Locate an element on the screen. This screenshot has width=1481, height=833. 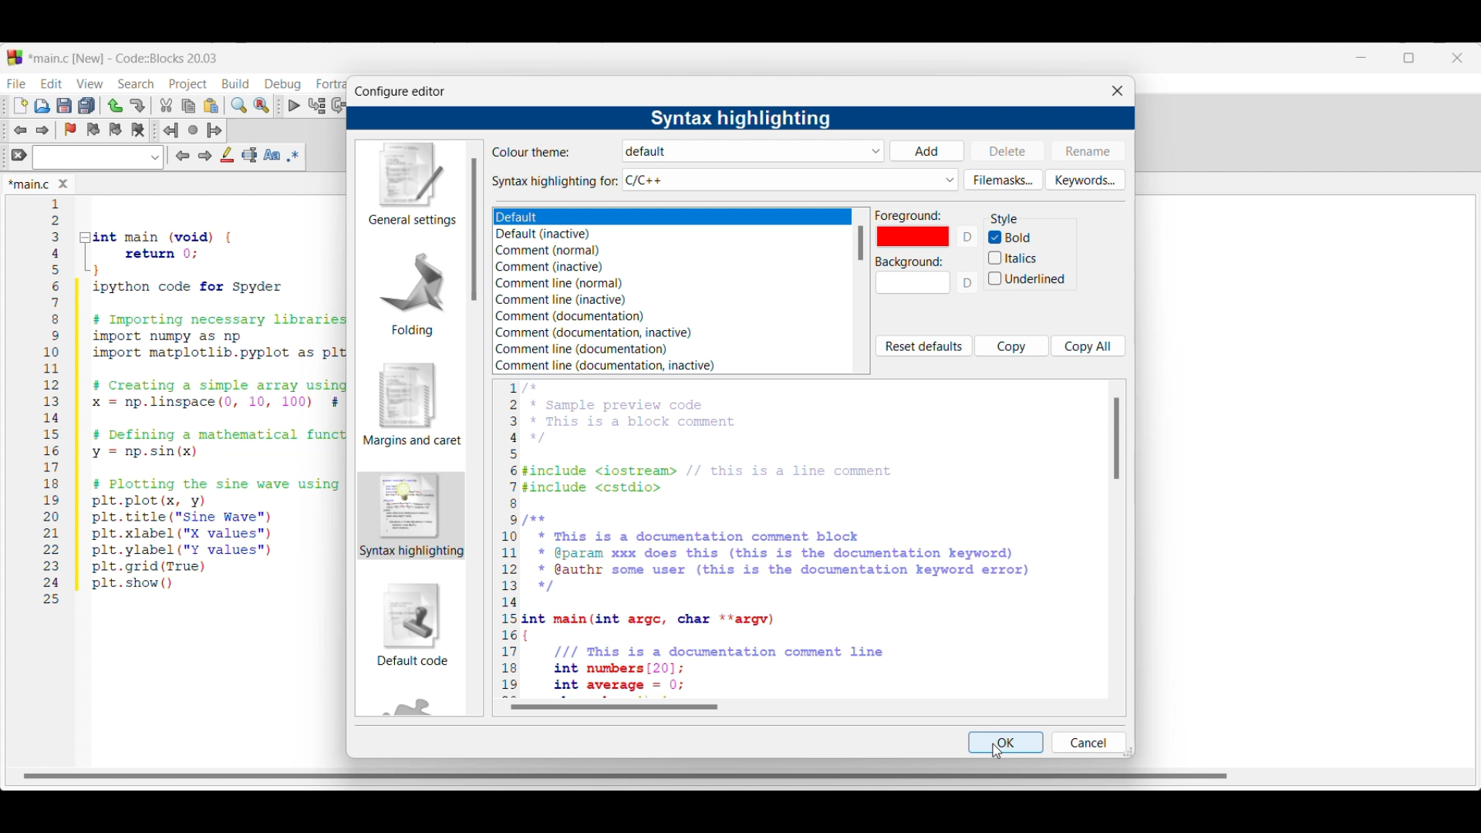
Section title is located at coordinates (1004, 219).